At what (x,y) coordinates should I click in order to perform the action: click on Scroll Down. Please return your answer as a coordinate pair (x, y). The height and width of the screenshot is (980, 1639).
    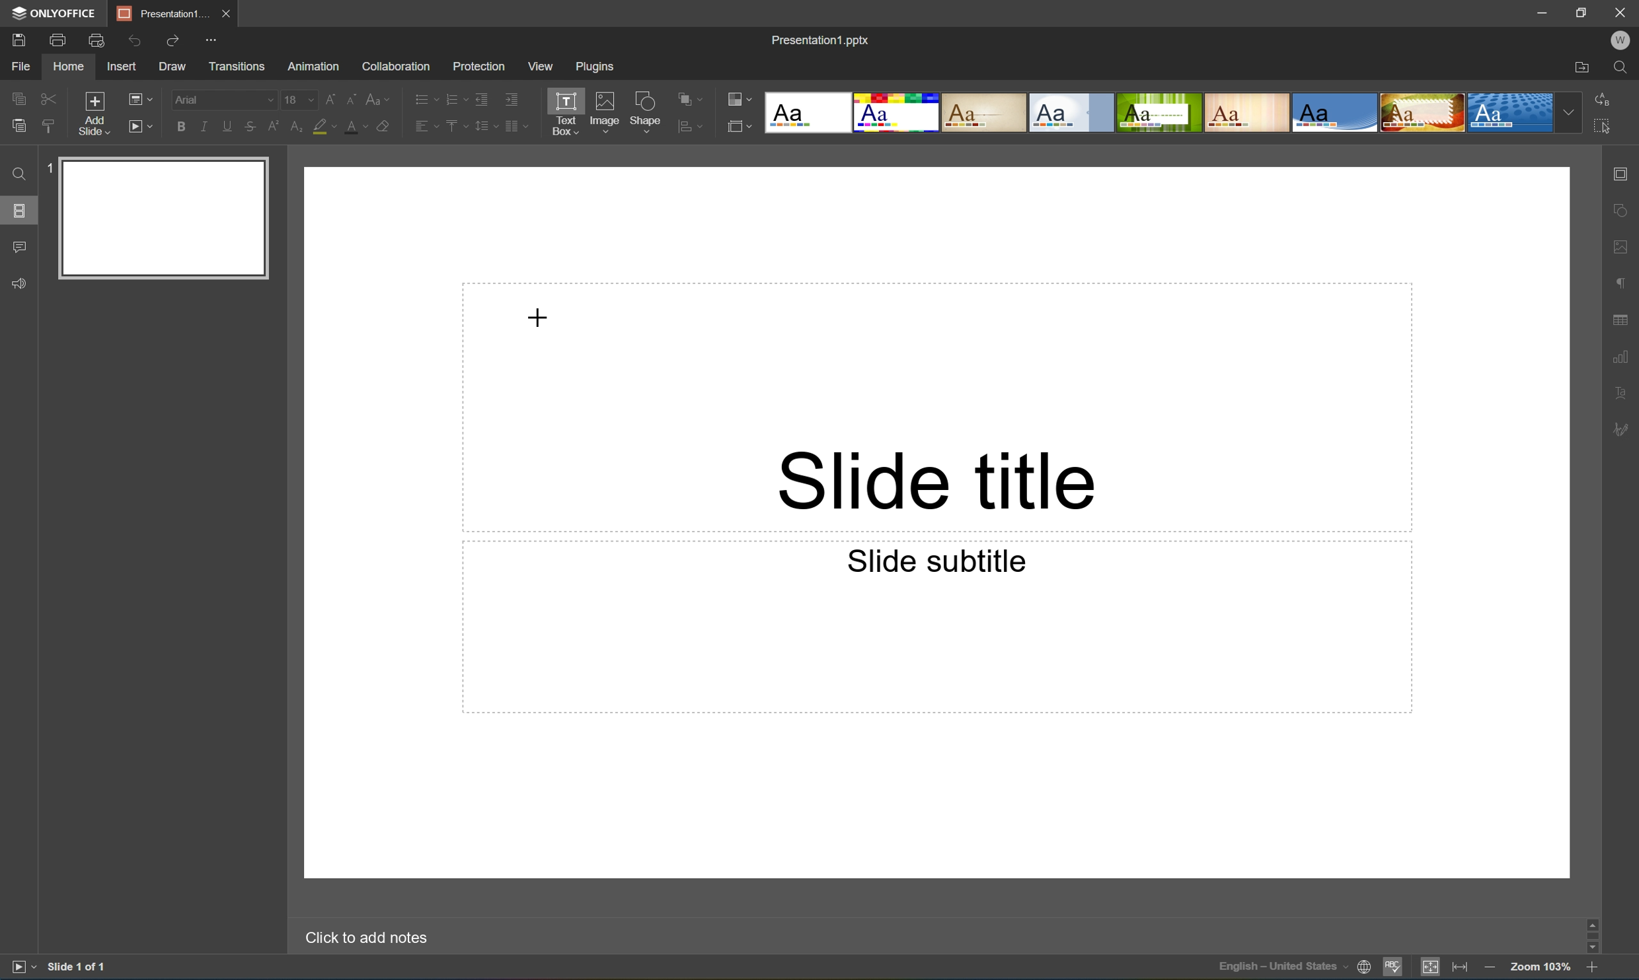
    Looking at the image, I should click on (1591, 948).